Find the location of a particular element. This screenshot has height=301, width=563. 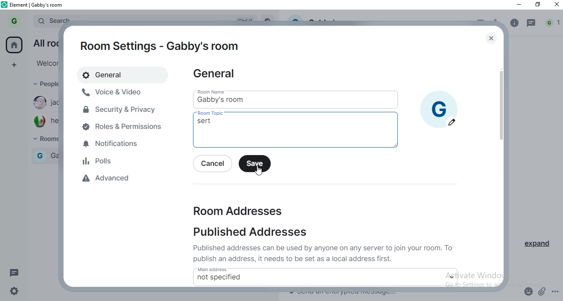

not specified is located at coordinates (220, 278).